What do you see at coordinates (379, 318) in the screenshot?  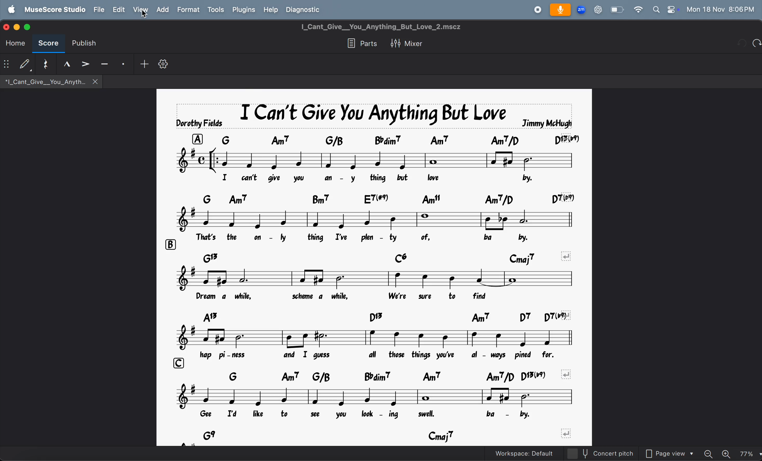 I see `chord symbols` at bounding box center [379, 318].